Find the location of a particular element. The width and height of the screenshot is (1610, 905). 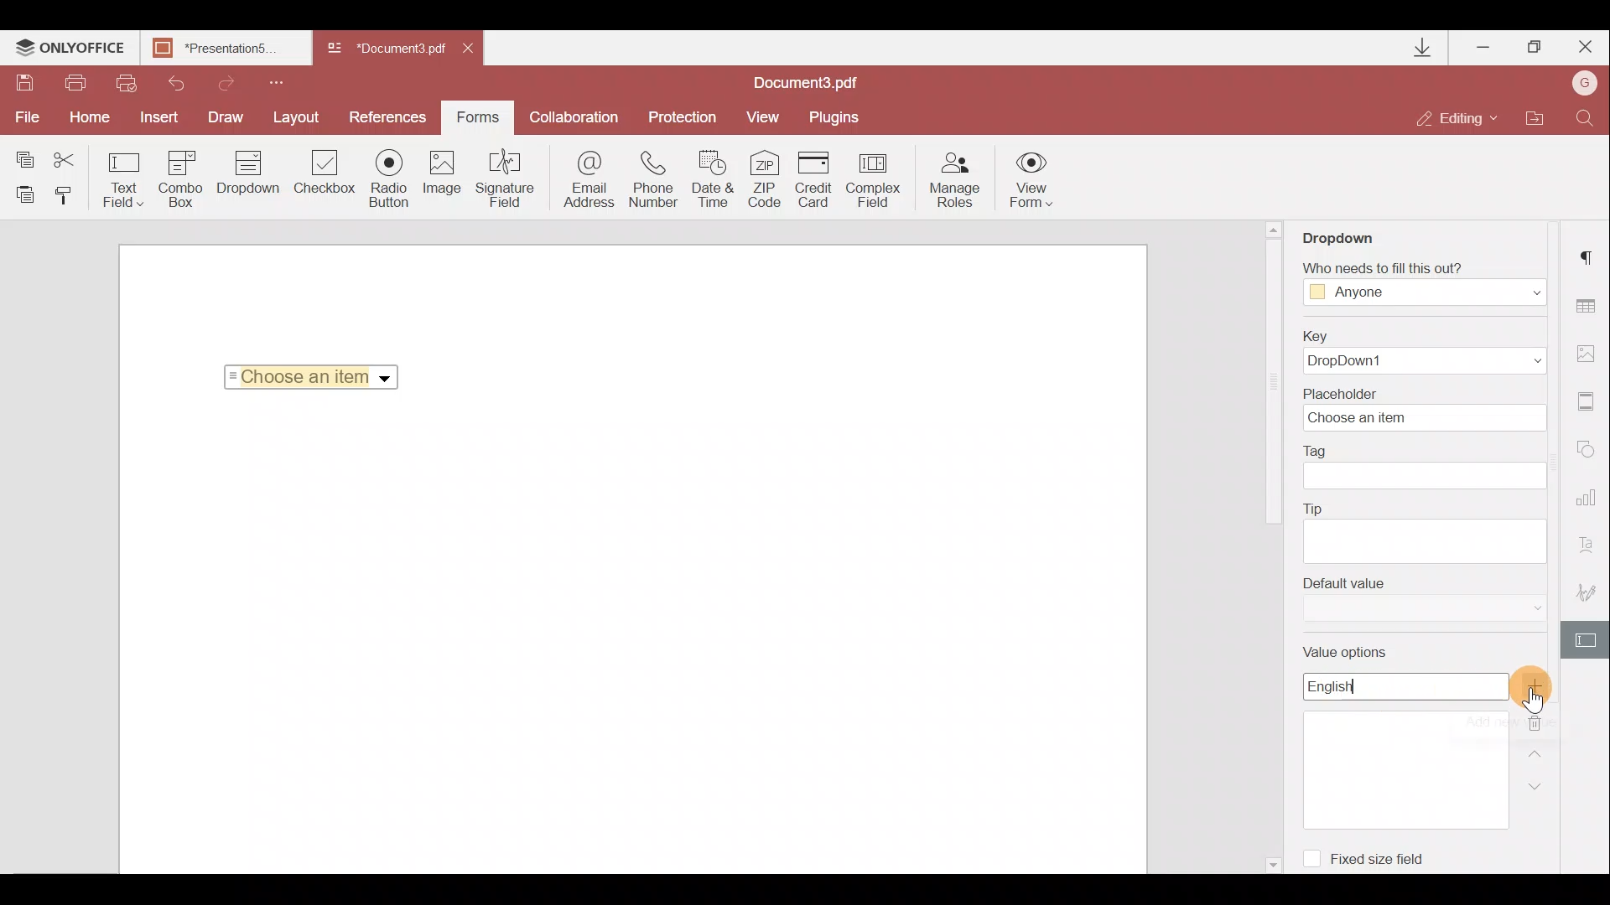

Insert is located at coordinates (155, 114).